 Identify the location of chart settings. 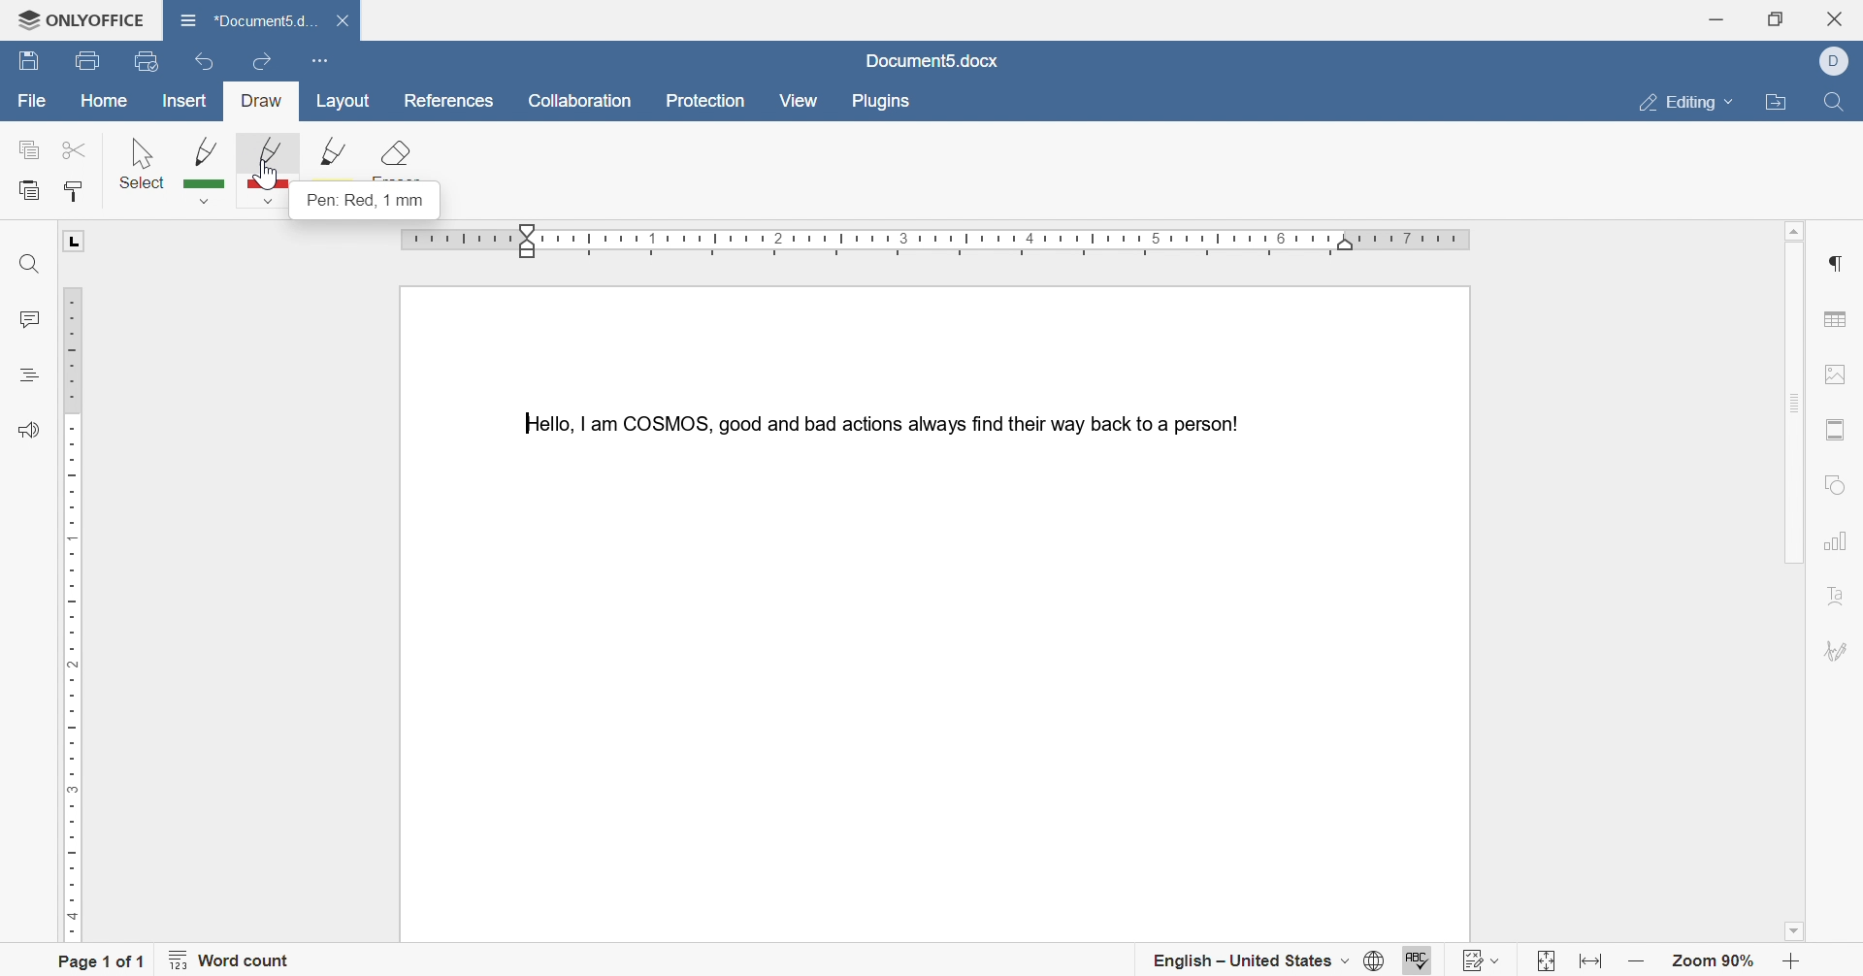
(1836, 543).